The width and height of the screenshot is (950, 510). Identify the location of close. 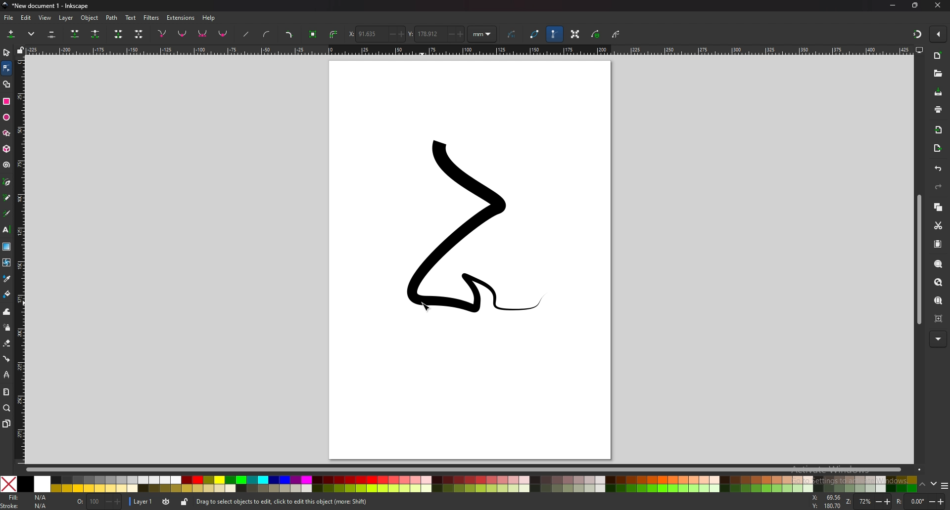
(940, 5).